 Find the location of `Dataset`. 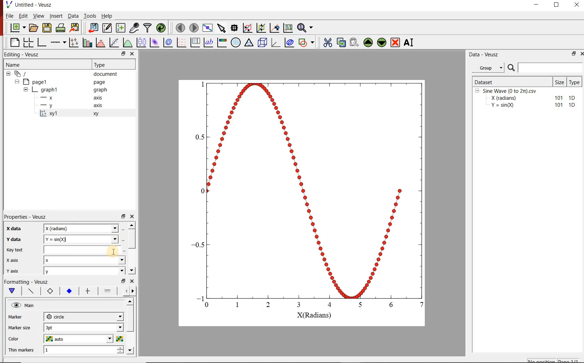

Dataset is located at coordinates (512, 81).